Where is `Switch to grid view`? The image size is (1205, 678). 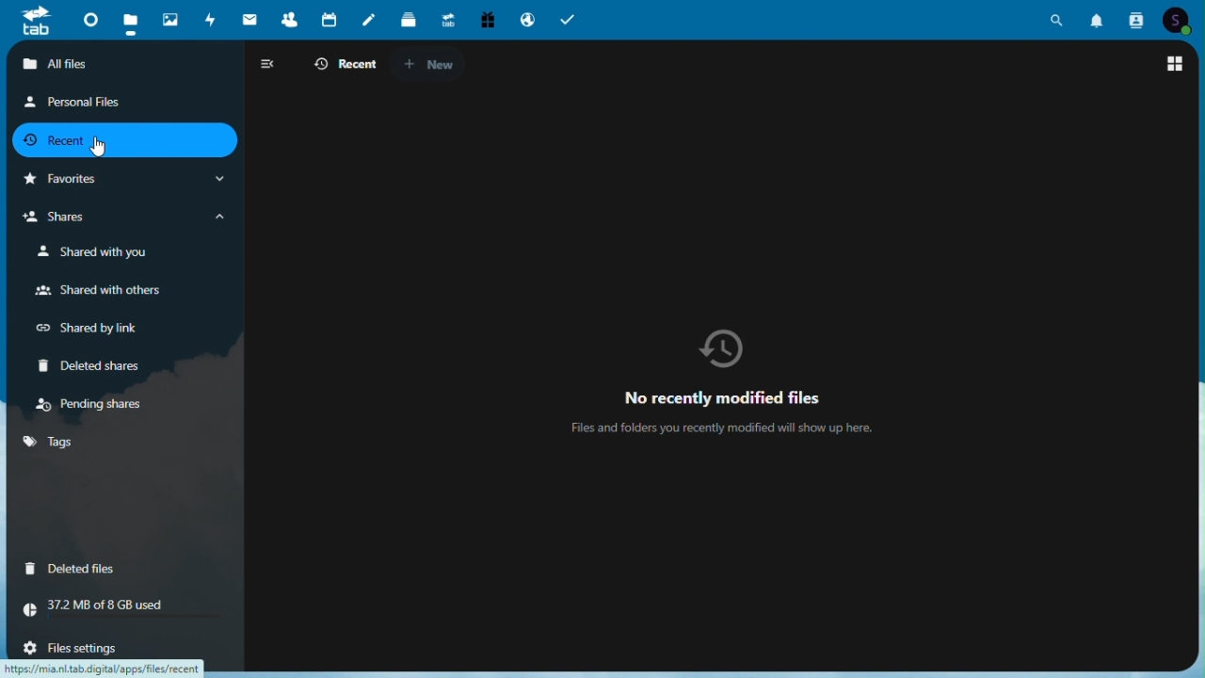
Switch to grid view is located at coordinates (1174, 66).